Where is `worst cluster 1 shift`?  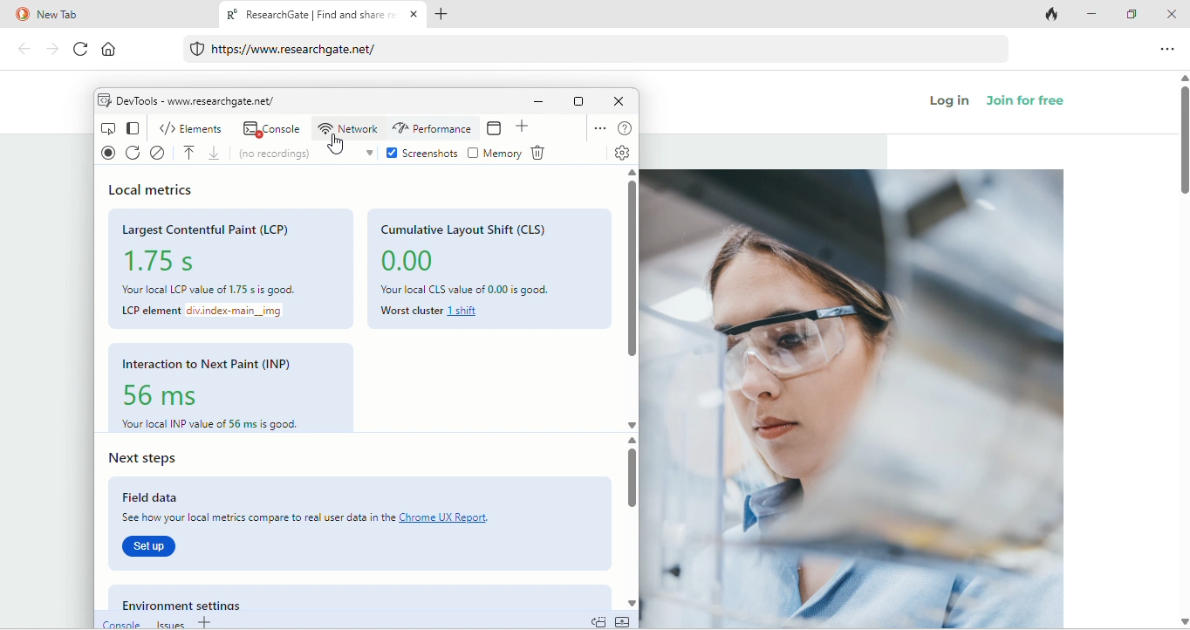 worst cluster 1 shift is located at coordinates (439, 309).